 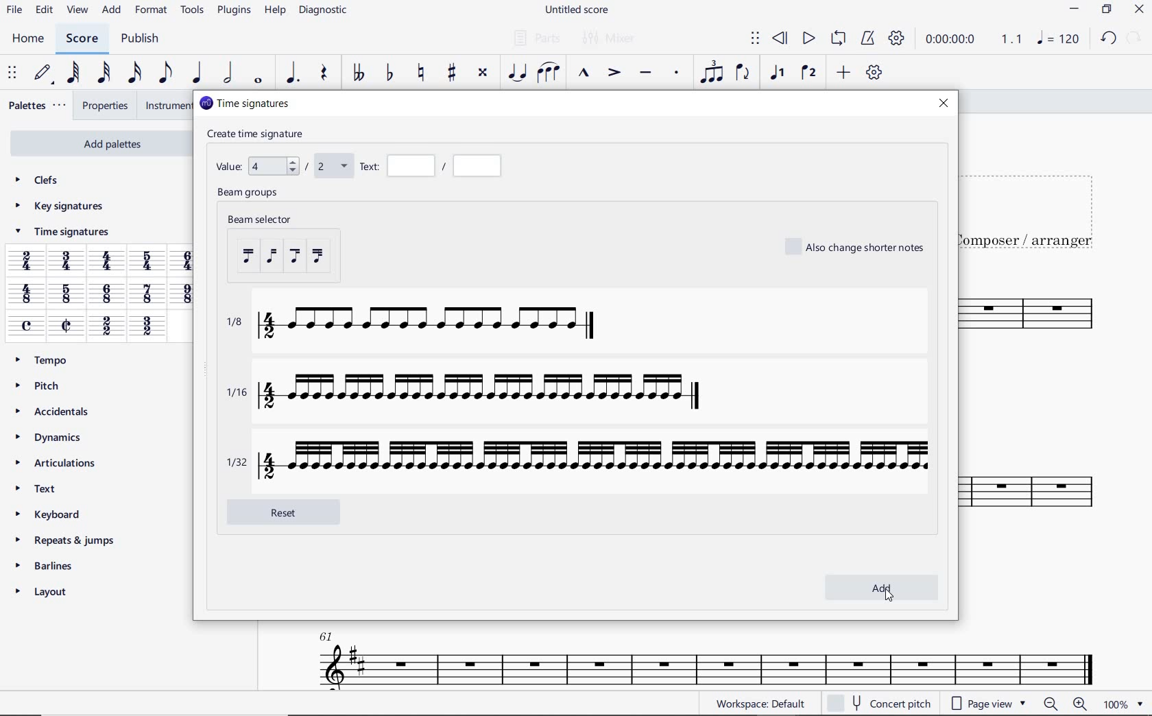 I want to click on TOGGLE FLAT, so click(x=388, y=73).